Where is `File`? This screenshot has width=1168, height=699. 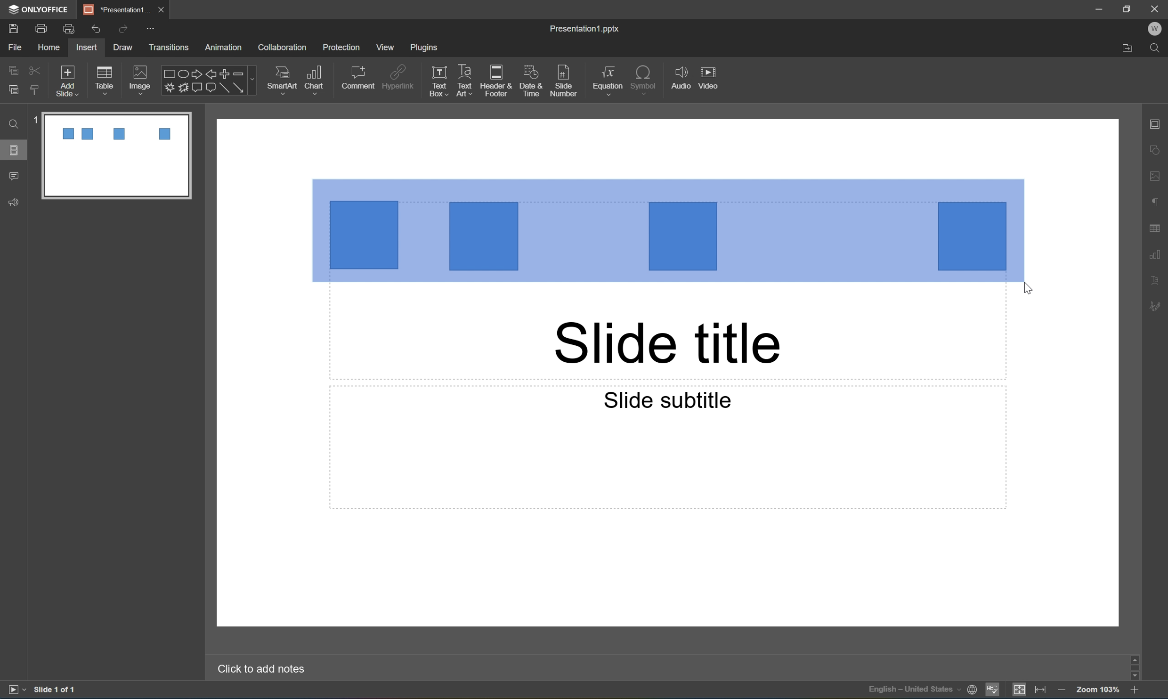 File is located at coordinates (17, 48).